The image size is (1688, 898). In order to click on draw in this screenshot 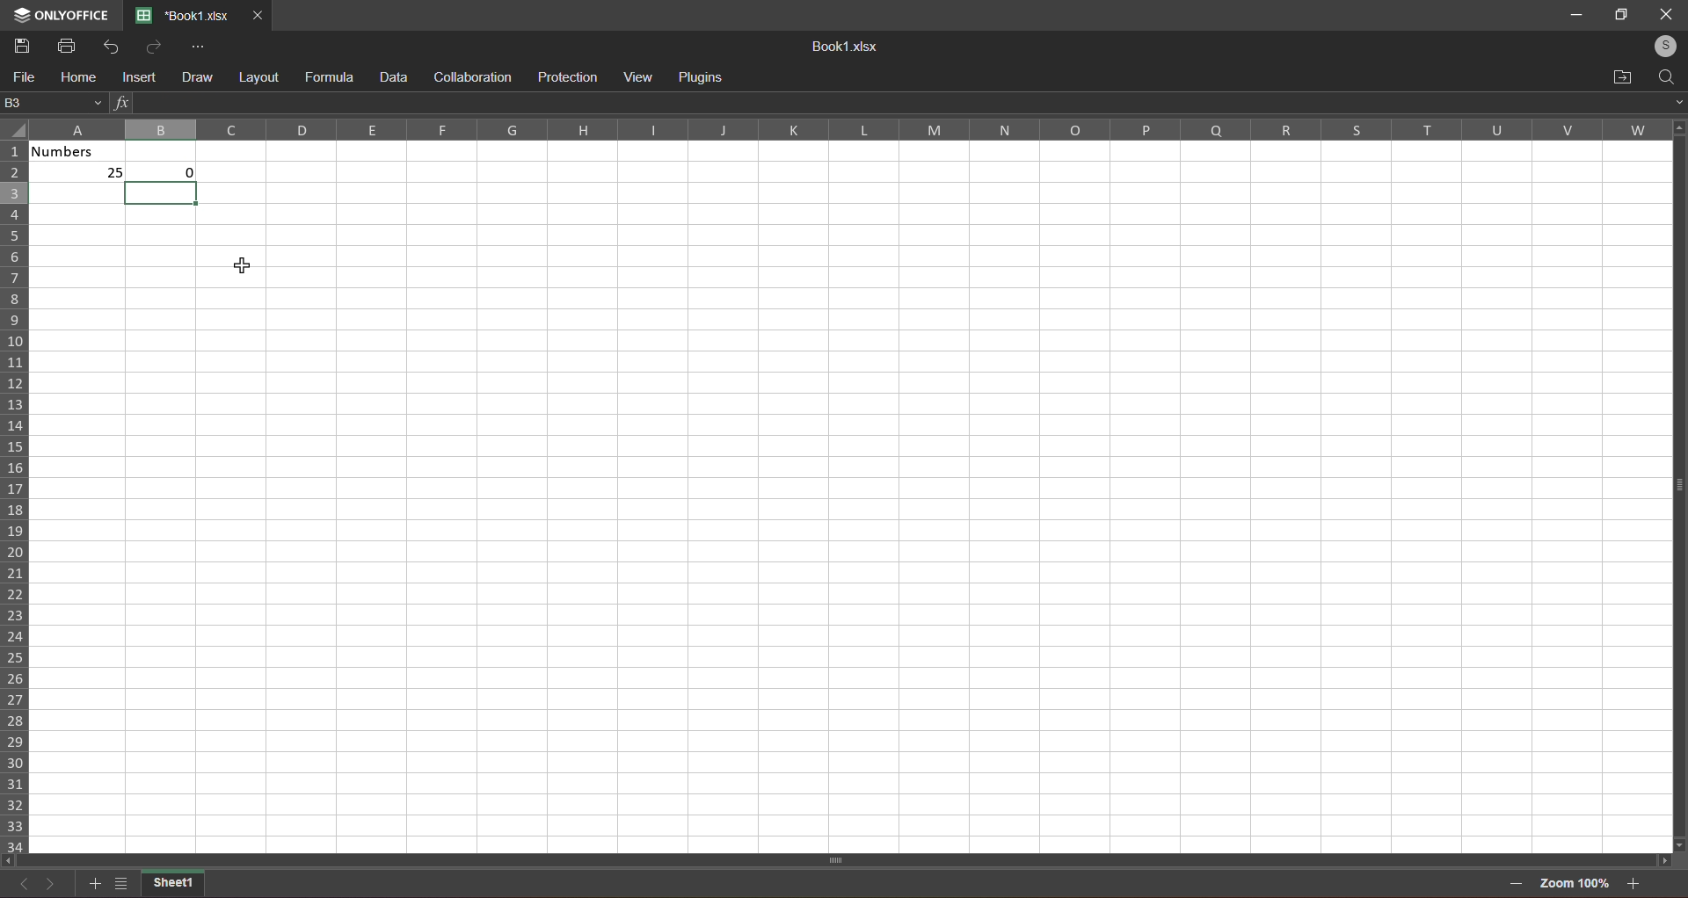, I will do `click(193, 76)`.